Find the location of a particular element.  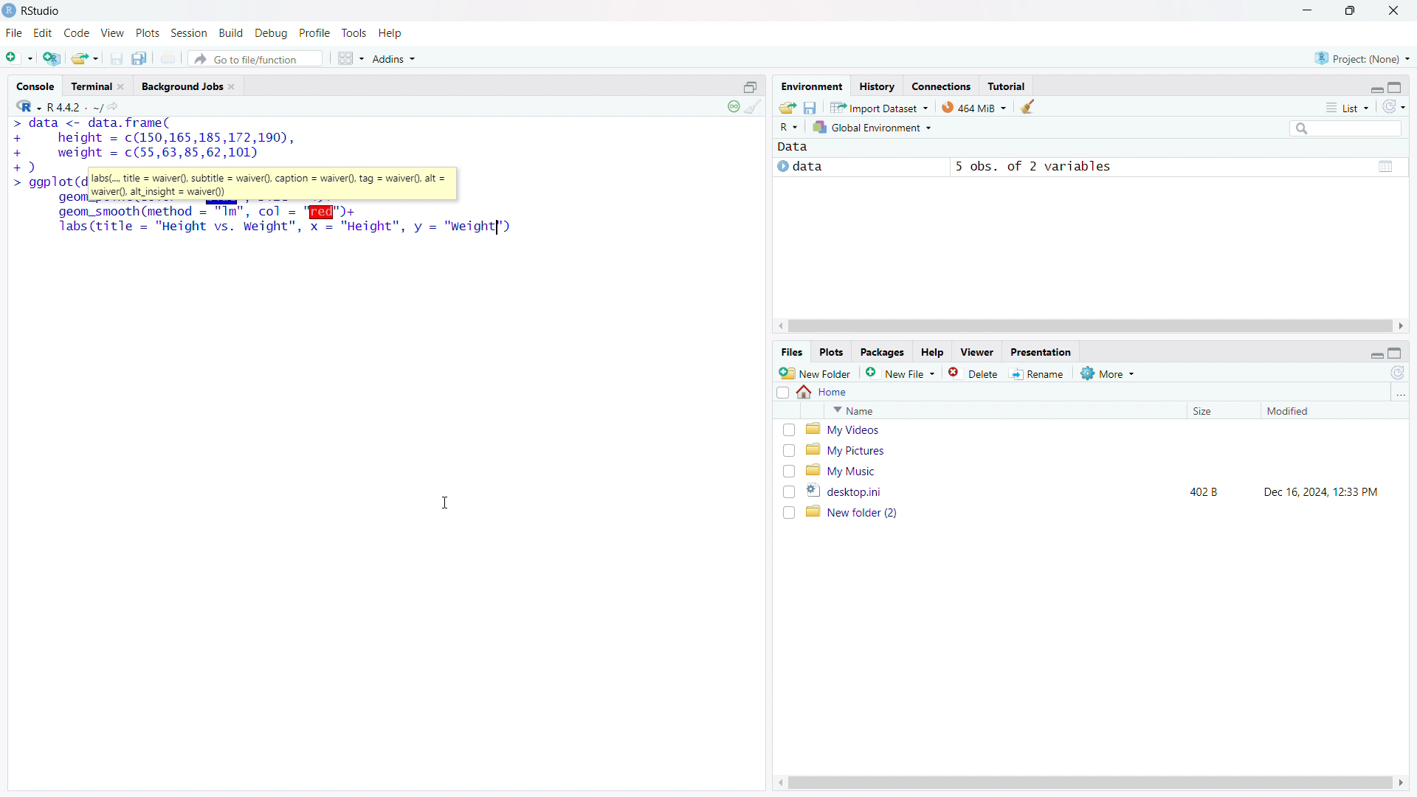

my videos is located at coordinates (1101, 429).